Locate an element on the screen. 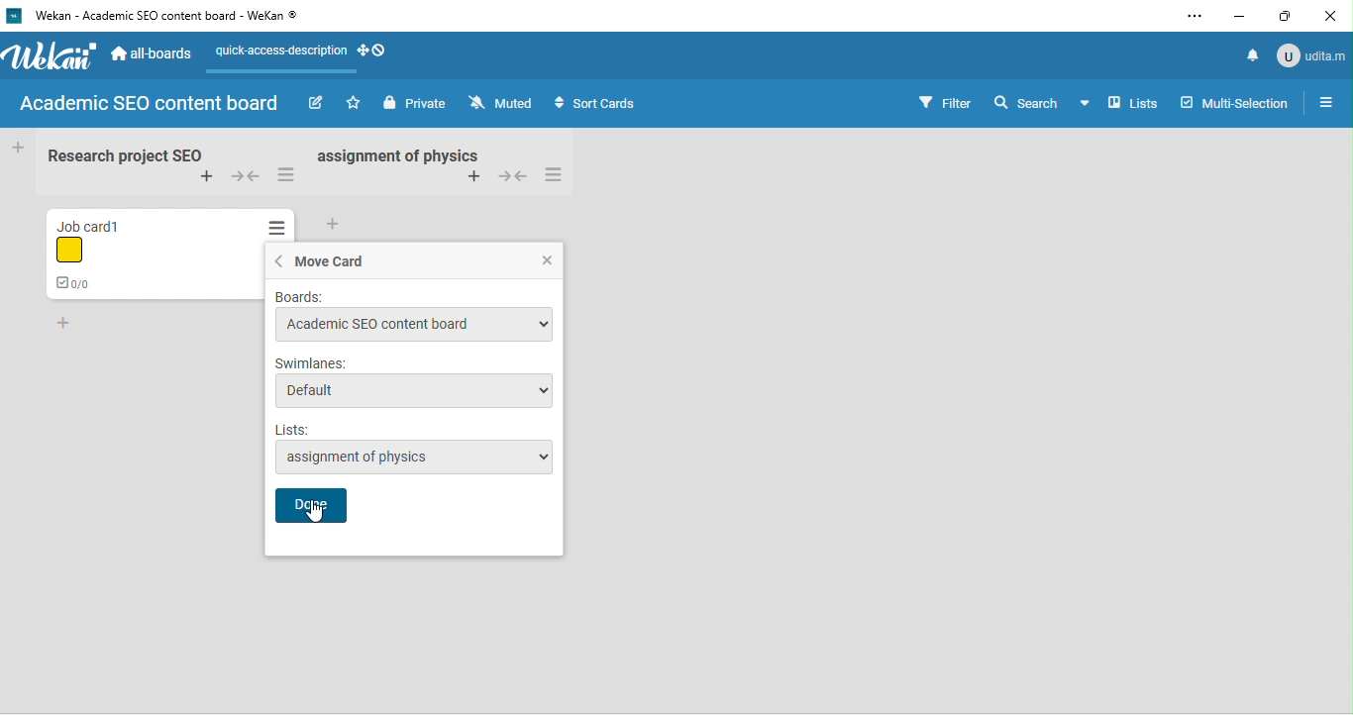  minimize is located at coordinates (1246, 15).